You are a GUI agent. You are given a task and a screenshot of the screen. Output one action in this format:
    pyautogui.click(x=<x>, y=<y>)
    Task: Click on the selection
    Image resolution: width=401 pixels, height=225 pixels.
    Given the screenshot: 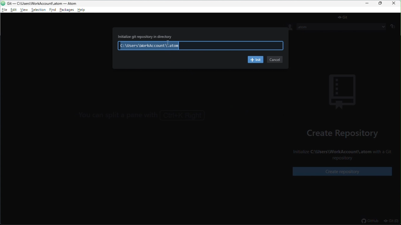 What is the action you would take?
    pyautogui.click(x=39, y=11)
    